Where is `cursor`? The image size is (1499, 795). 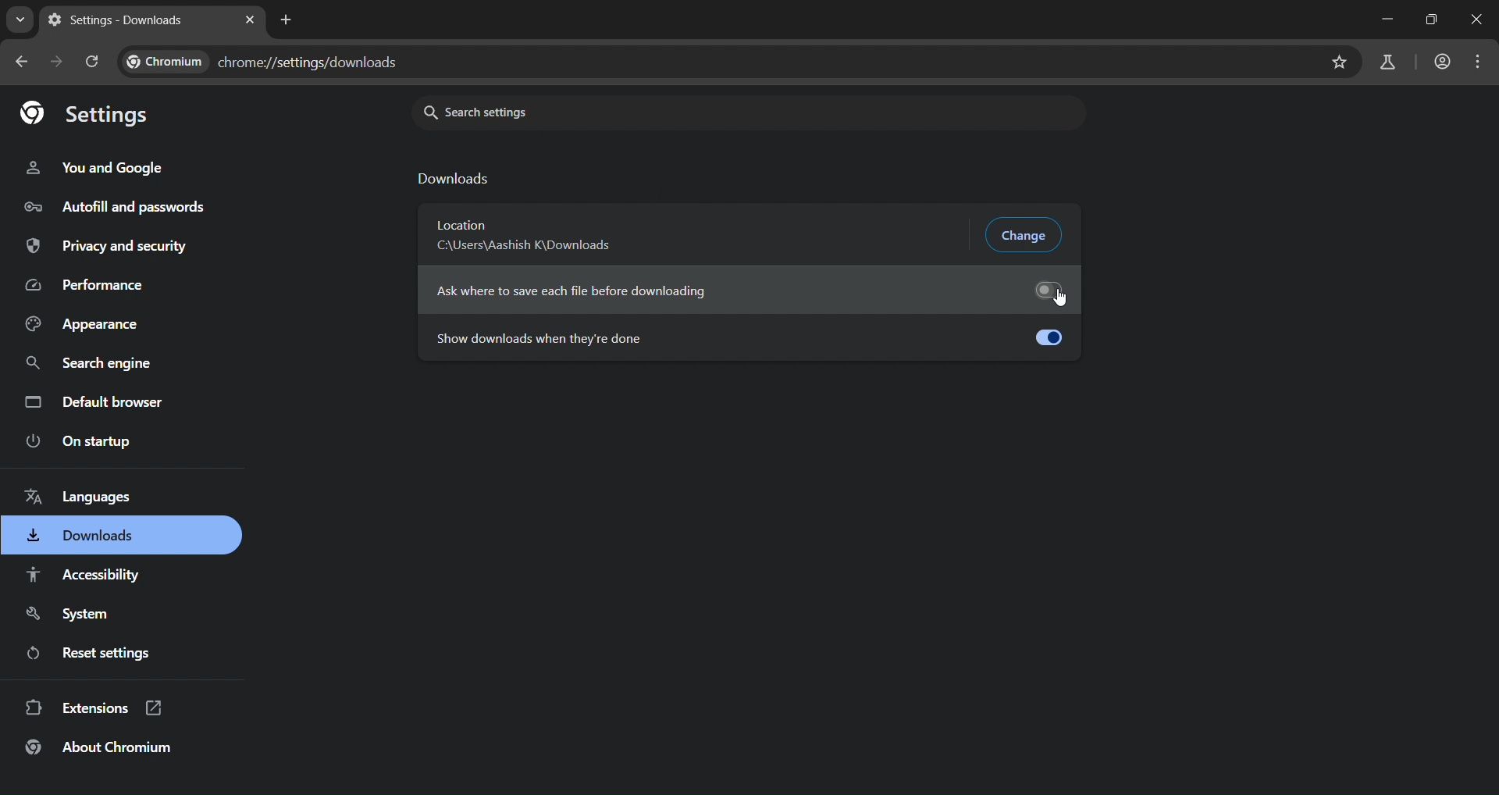 cursor is located at coordinates (1064, 300).